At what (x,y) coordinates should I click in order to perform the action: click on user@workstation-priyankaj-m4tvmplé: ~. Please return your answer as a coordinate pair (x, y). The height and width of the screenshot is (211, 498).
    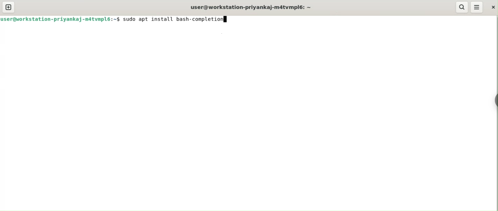
    Looking at the image, I should click on (255, 8).